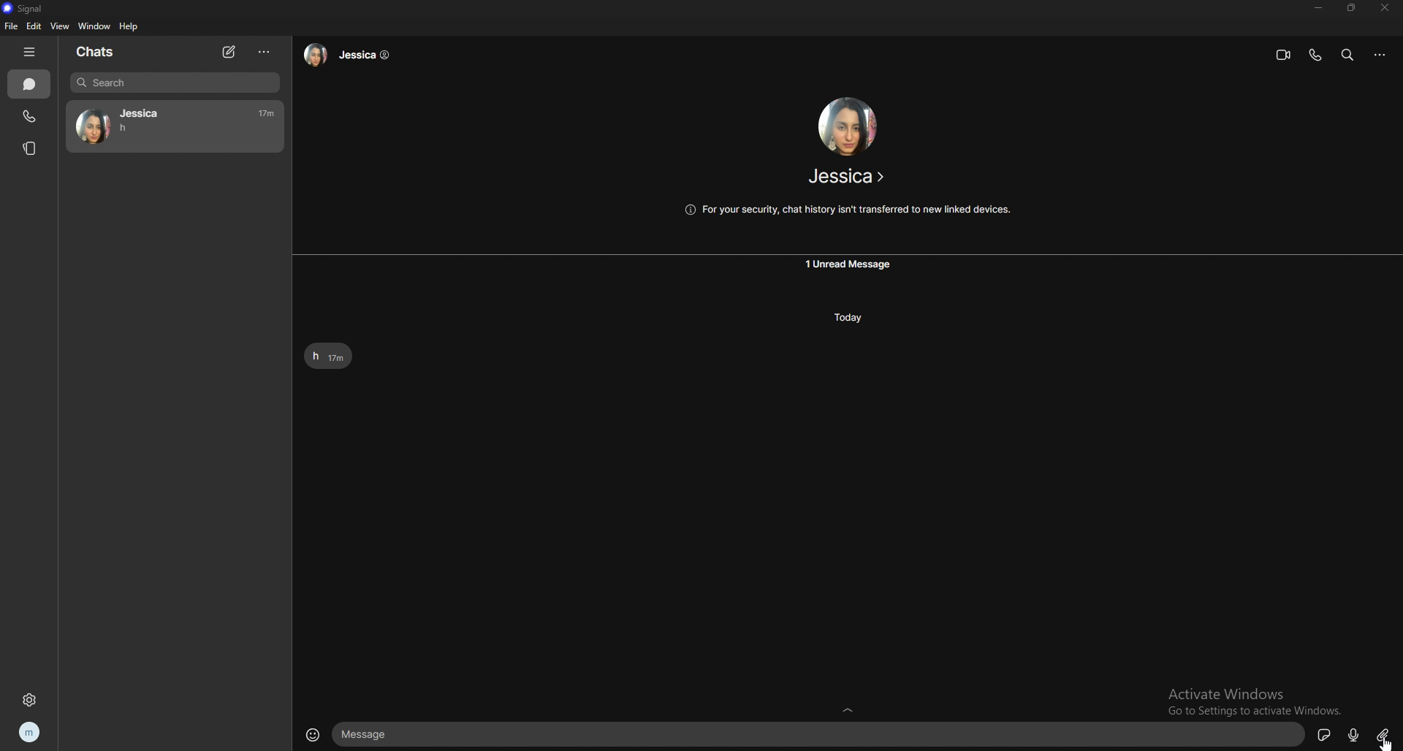 This screenshot has height=751, width=1403. What do you see at coordinates (1349, 54) in the screenshot?
I see `search` at bounding box center [1349, 54].